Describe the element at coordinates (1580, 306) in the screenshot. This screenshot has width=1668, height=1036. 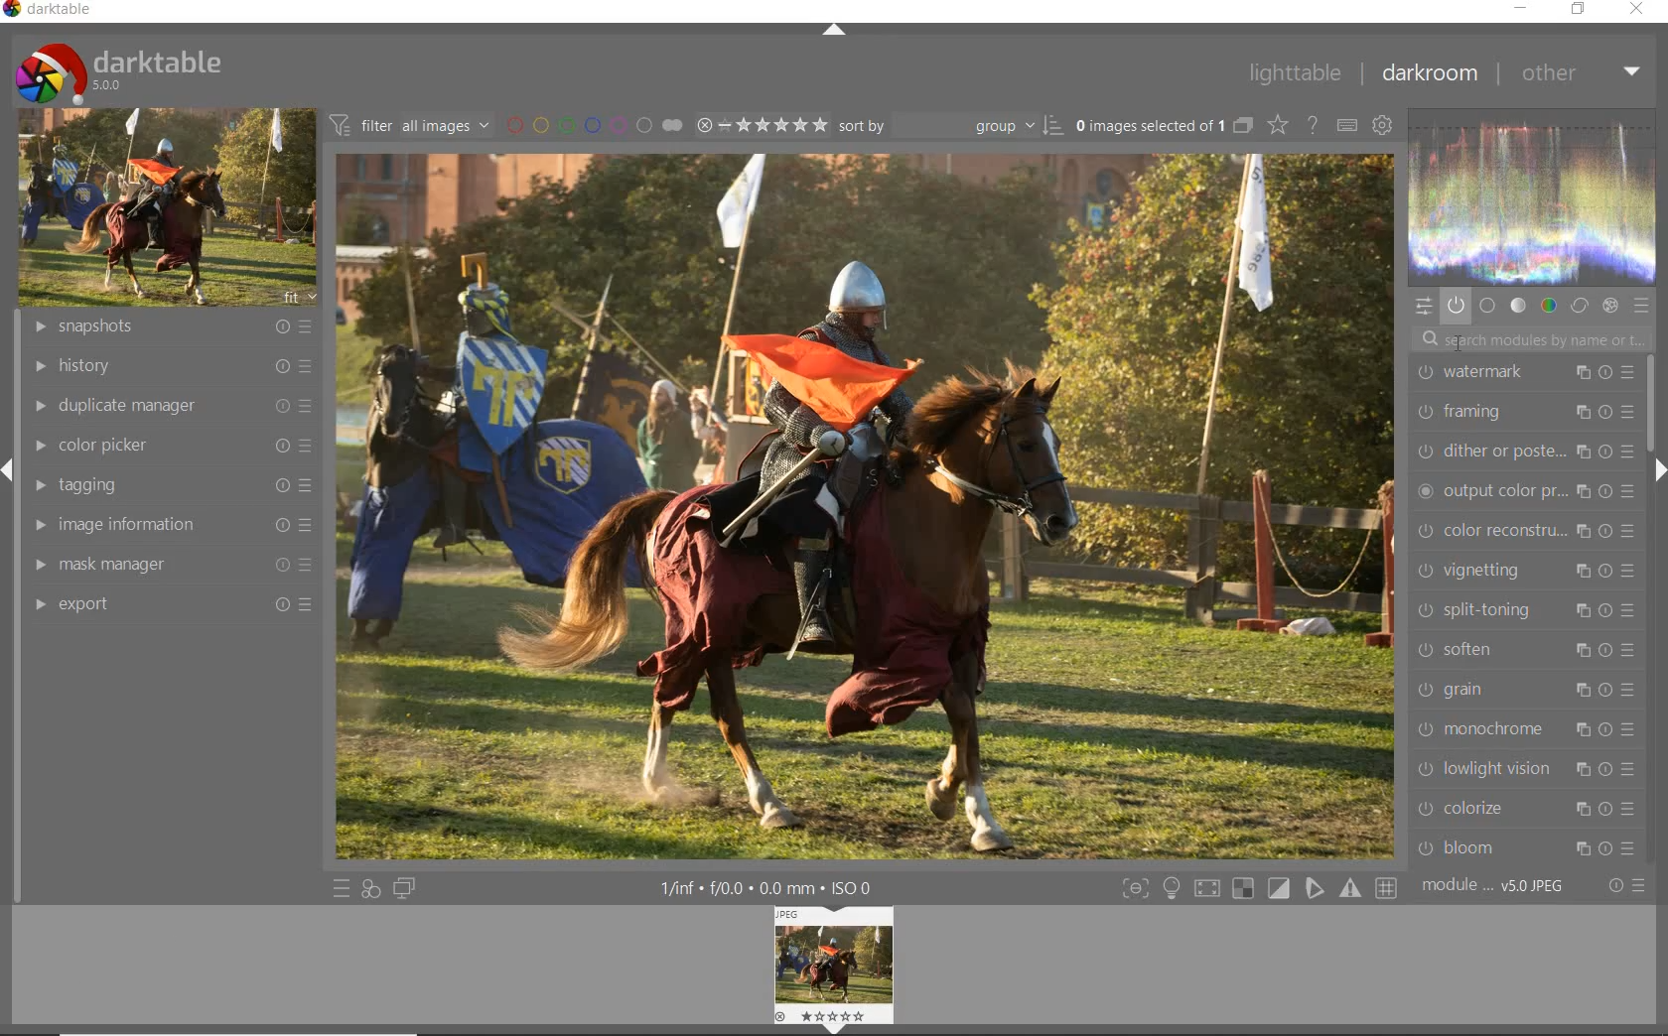
I see `correct` at that location.